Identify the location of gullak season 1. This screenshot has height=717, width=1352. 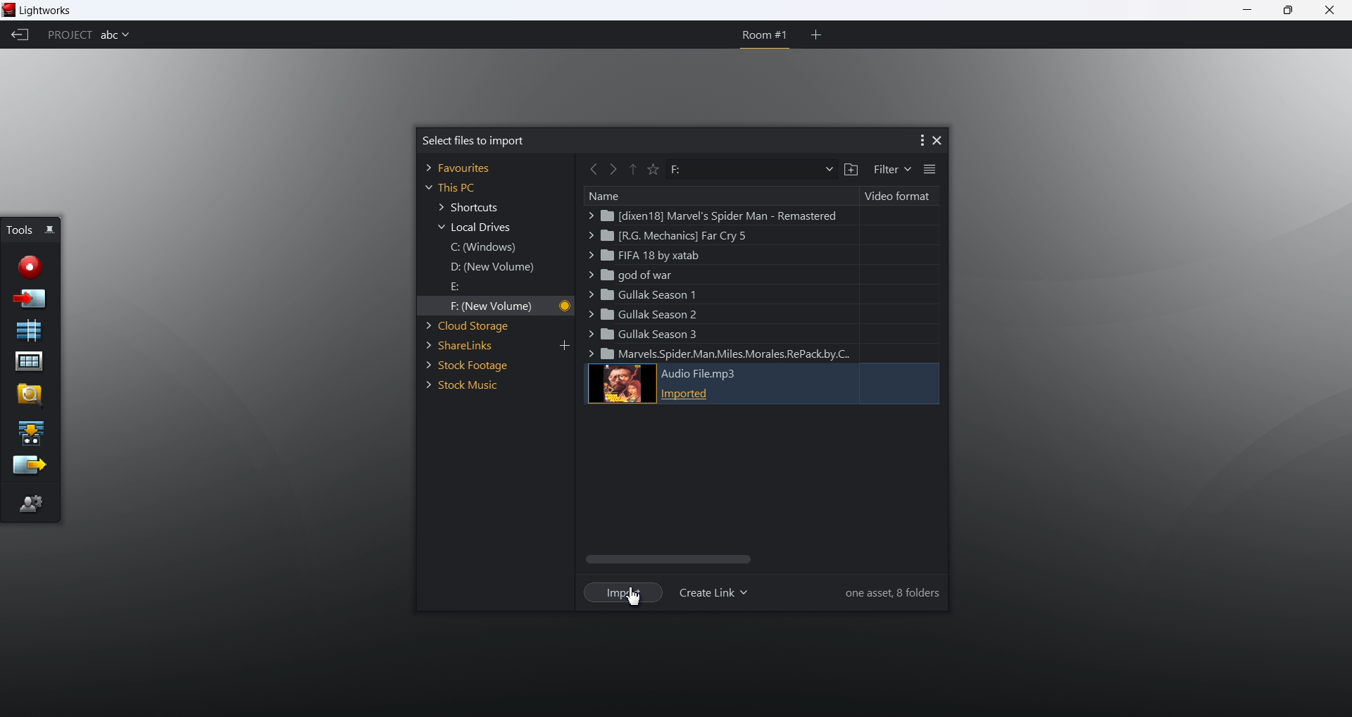
(642, 296).